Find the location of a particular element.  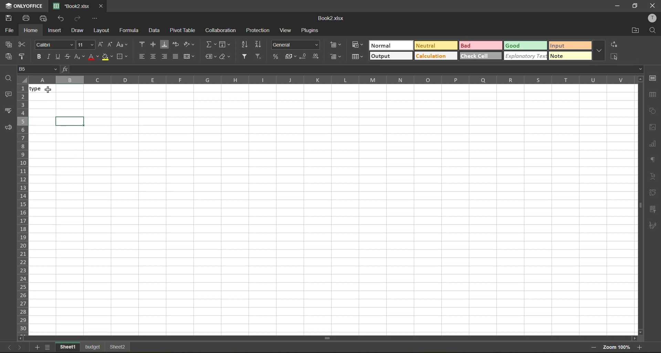

row numbers is located at coordinates (23, 209).